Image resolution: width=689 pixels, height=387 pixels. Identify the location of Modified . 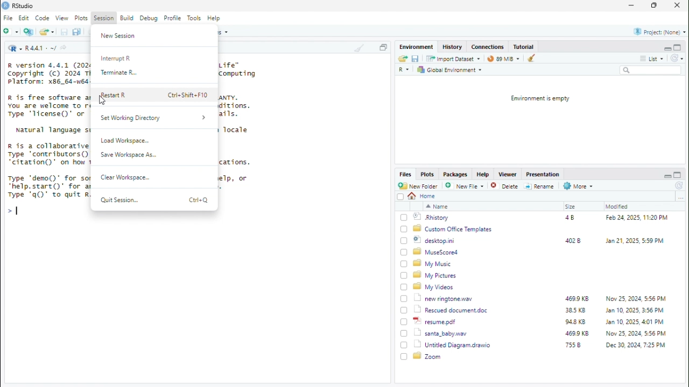
(617, 206).